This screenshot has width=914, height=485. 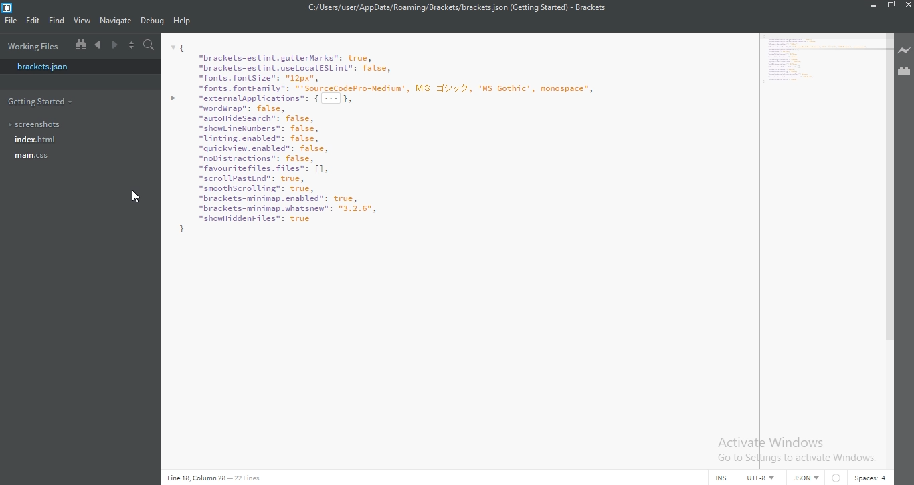 I want to click on Find in files, so click(x=149, y=46).